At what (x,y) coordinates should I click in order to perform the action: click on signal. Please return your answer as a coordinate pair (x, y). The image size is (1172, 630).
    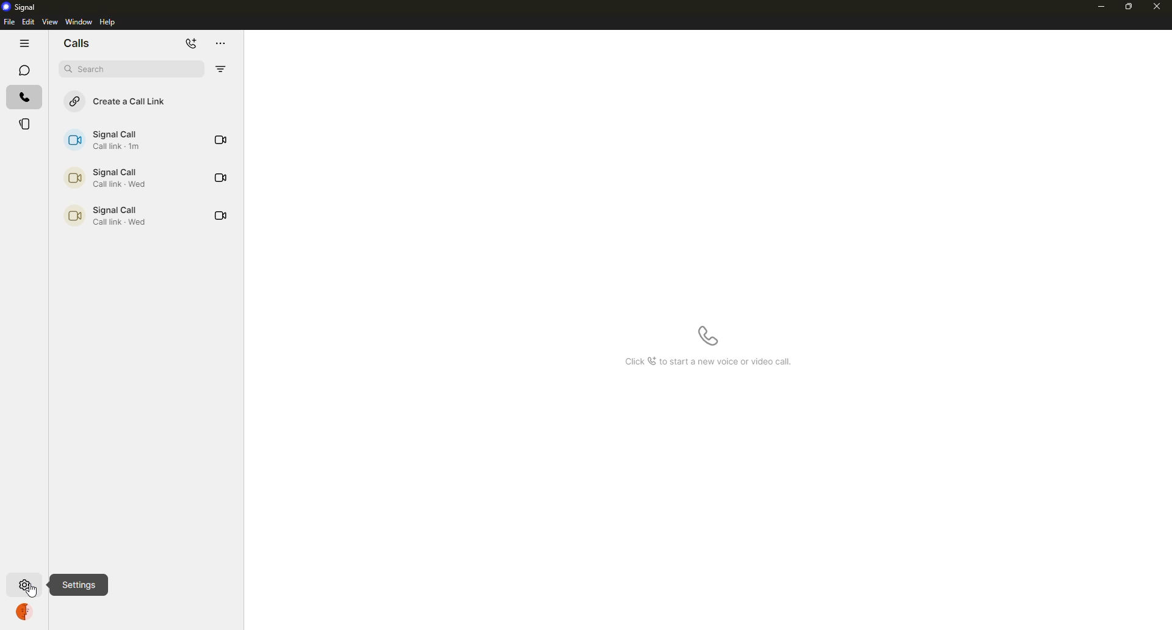
    Looking at the image, I should click on (22, 7).